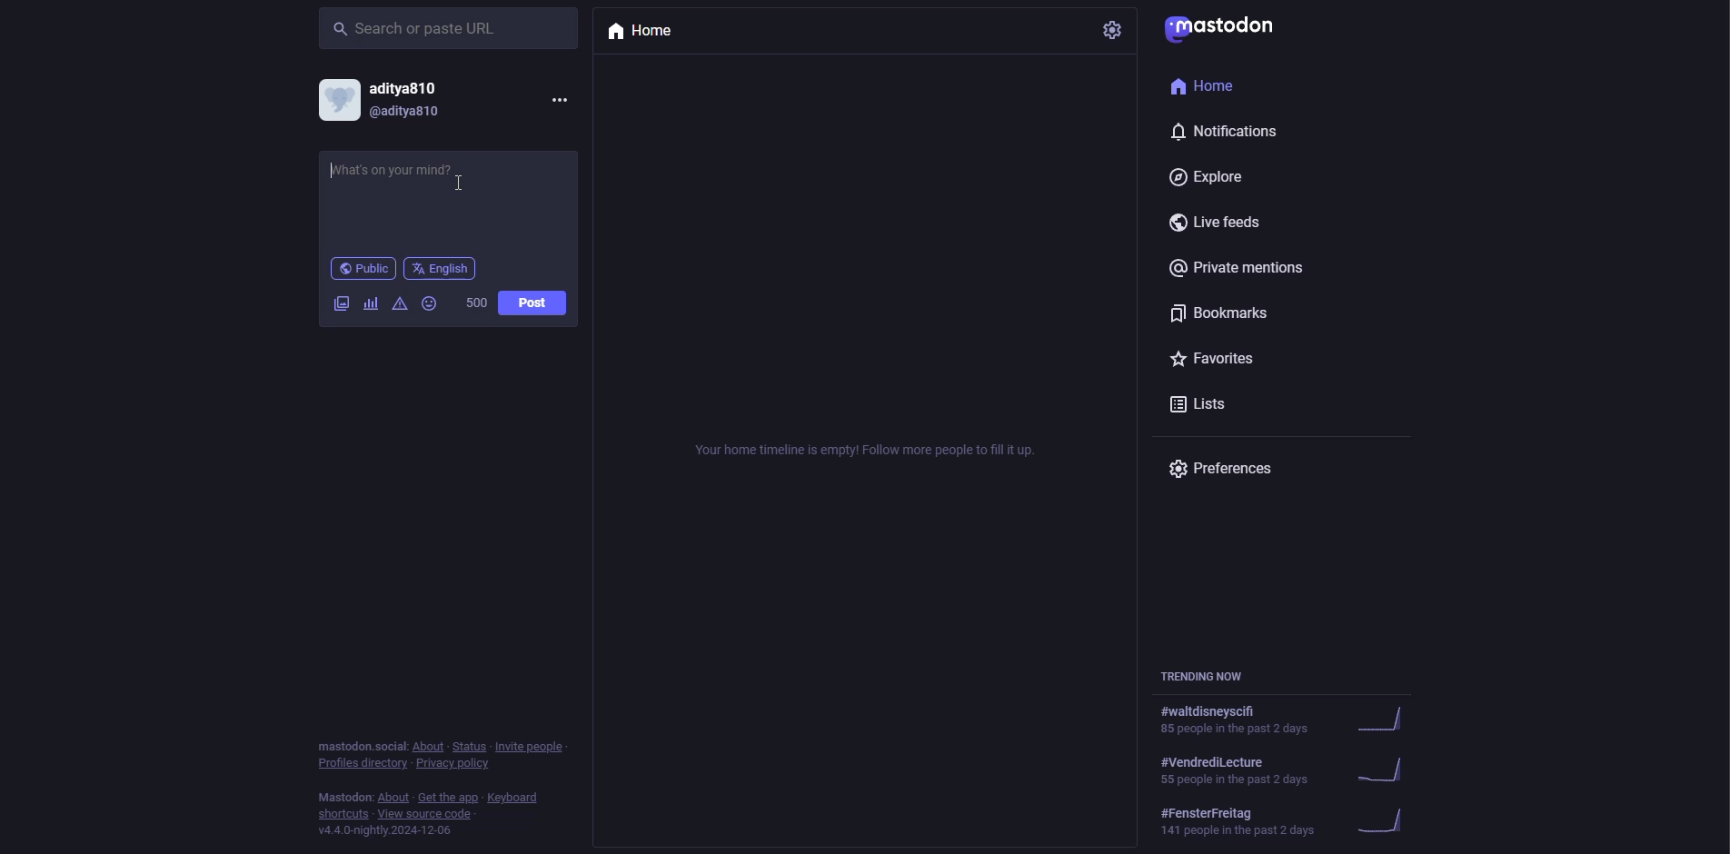 The height and width of the screenshot is (854, 1730). What do you see at coordinates (402, 304) in the screenshot?
I see `advanced` at bounding box center [402, 304].